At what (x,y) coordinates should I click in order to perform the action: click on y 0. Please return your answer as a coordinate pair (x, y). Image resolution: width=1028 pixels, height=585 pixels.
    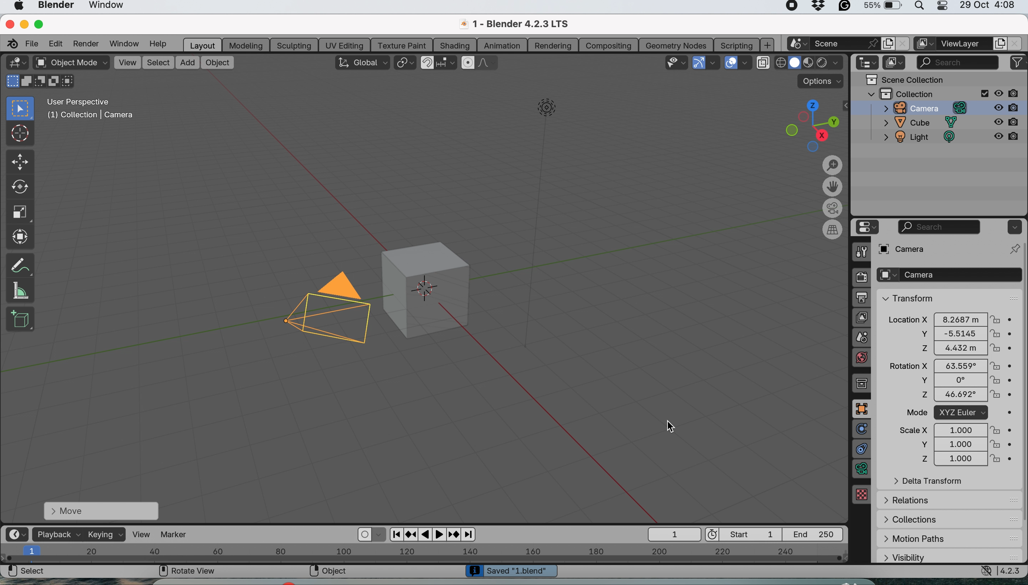
    Looking at the image, I should click on (950, 380).